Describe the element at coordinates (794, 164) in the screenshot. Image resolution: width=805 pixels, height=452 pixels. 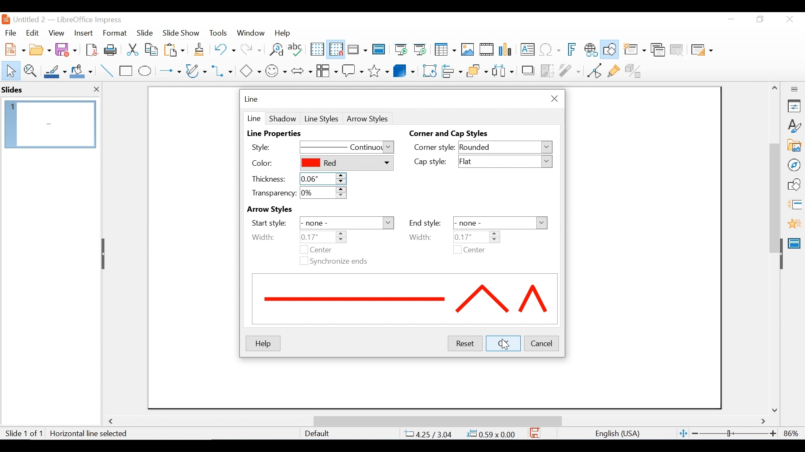
I see `Navigator` at that location.